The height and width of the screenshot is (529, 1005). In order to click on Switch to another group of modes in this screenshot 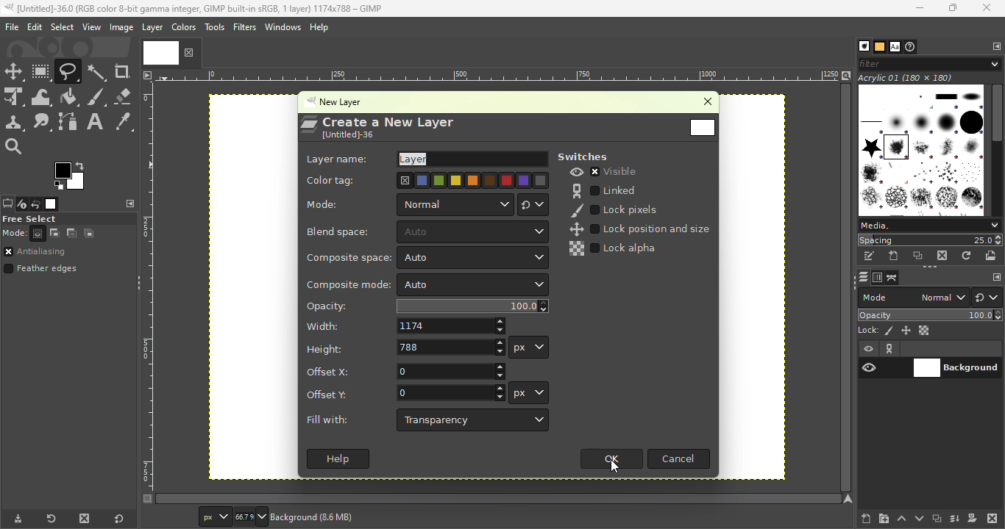, I will do `click(534, 204)`.